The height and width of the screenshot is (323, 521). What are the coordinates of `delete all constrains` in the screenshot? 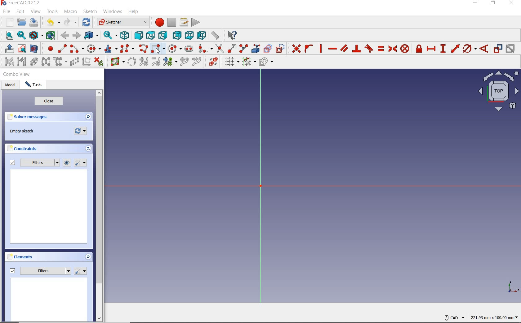 It's located at (99, 62).